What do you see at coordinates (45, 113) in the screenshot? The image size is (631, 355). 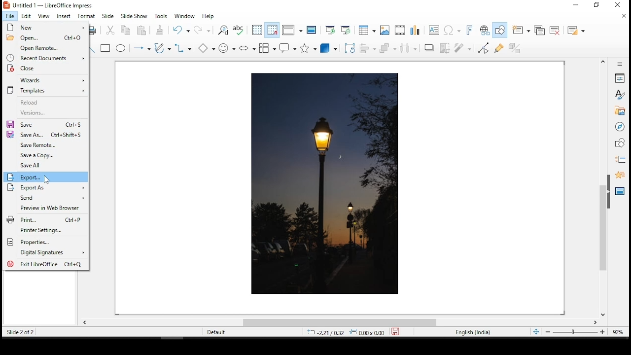 I see `versions` at bounding box center [45, 113].